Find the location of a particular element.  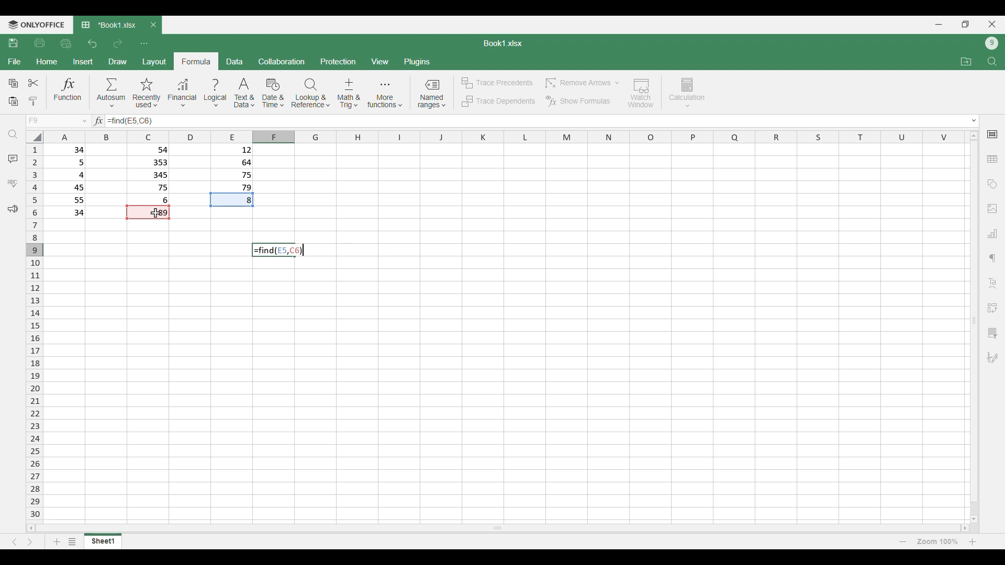

Home menu is located at coordinates (47, 62).